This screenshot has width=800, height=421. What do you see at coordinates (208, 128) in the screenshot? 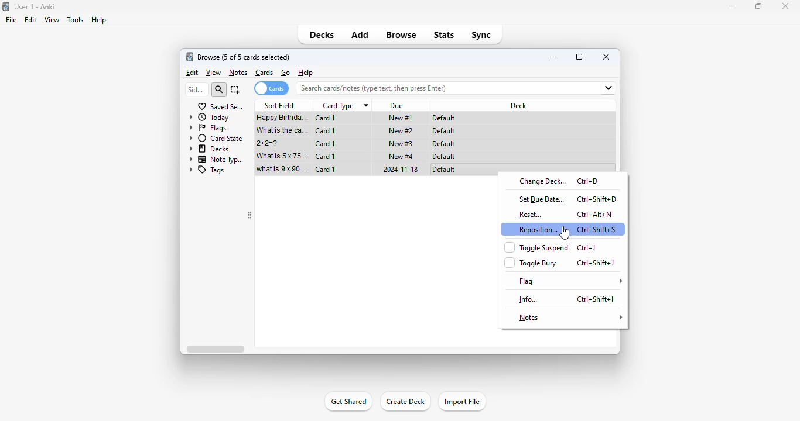
I see `flags` at bounding box center [208, 128].